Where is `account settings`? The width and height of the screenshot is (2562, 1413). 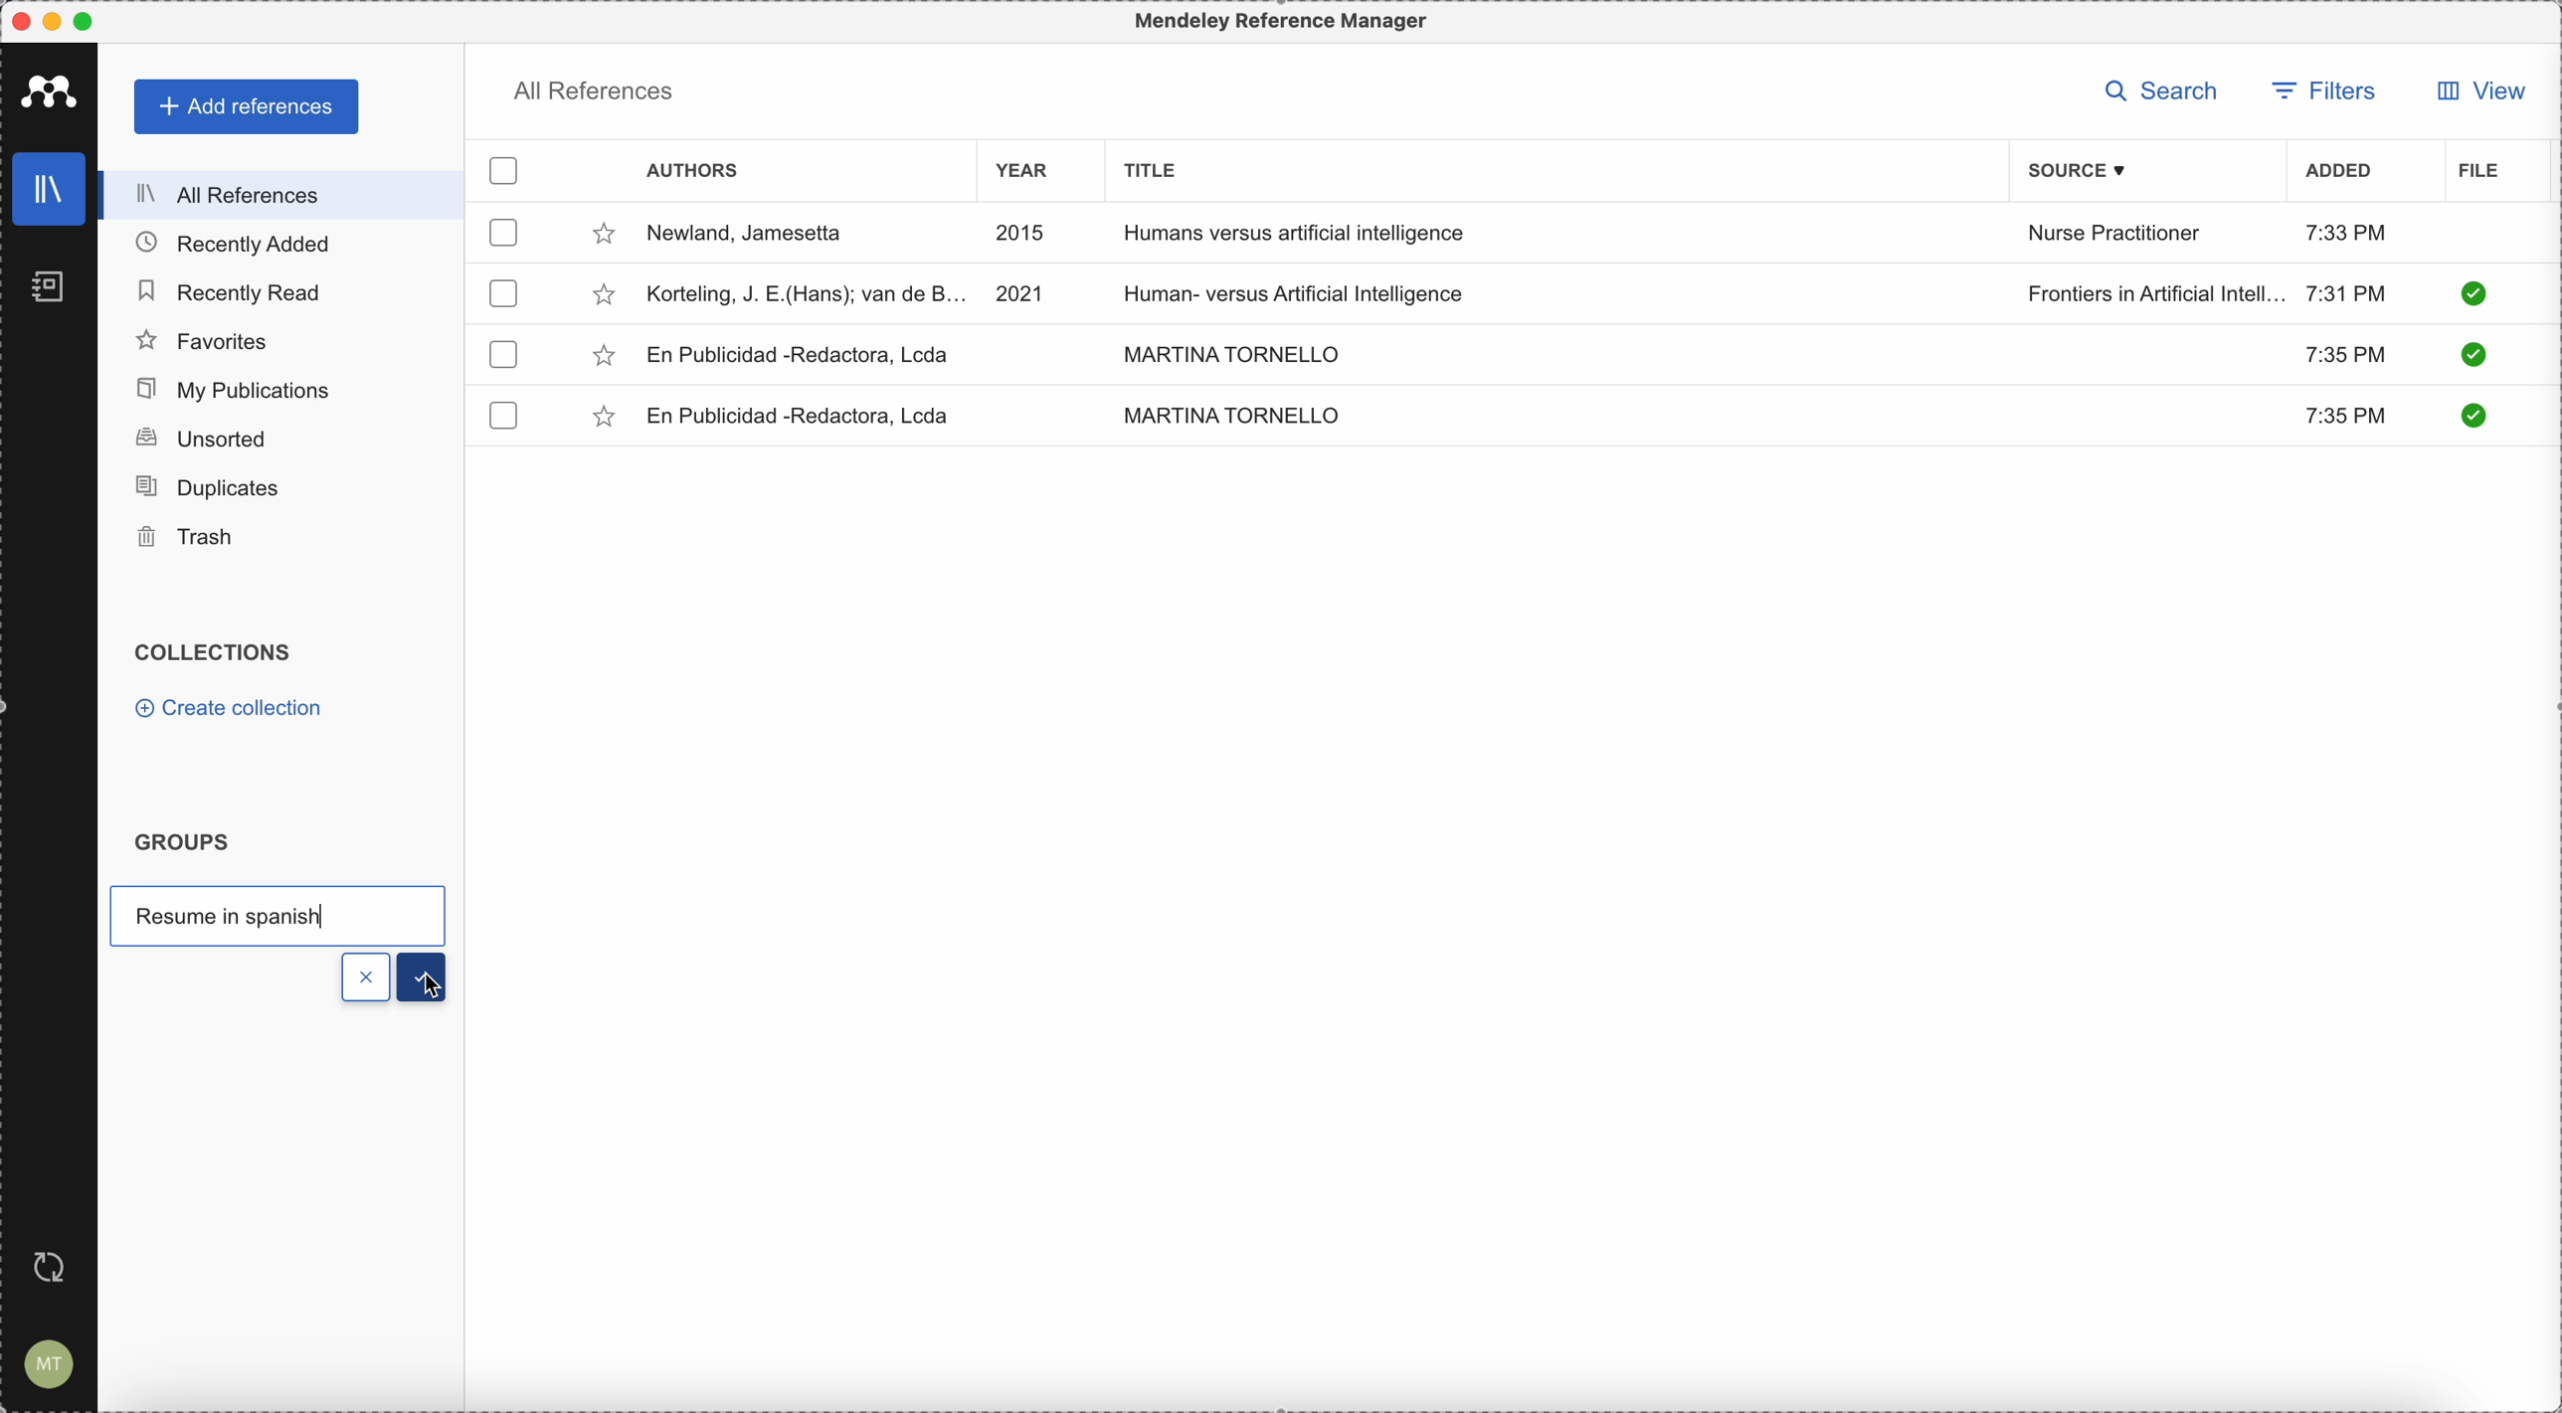
account settings is located at coordinates (45, 1365).